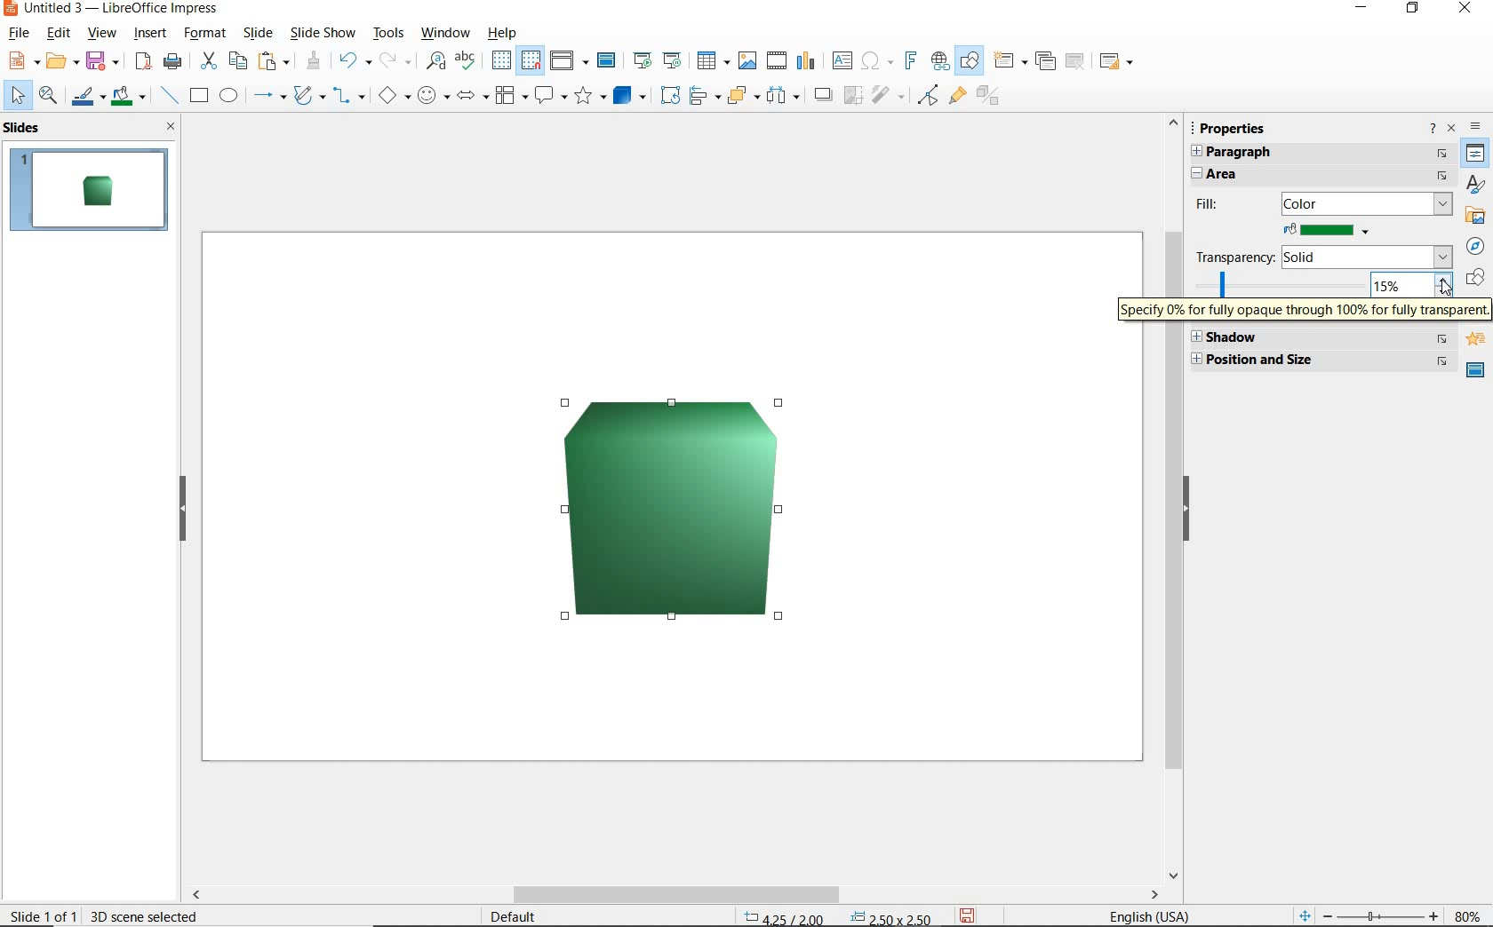  Describe the element at coordinates (645, 60) in the screenshot. I see `start from first slide` at that location.